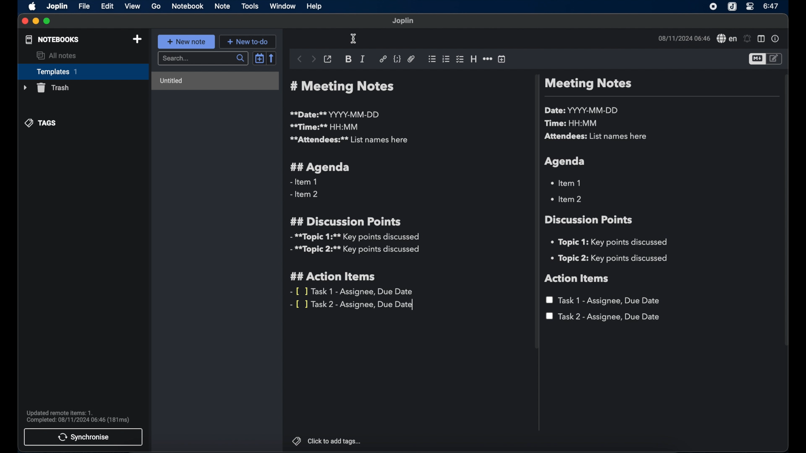 The width and height of the screenshot is (806, 453). Describe the element at coordinates (383, 59) in the screenshot. I see `hyperlink` at that location.